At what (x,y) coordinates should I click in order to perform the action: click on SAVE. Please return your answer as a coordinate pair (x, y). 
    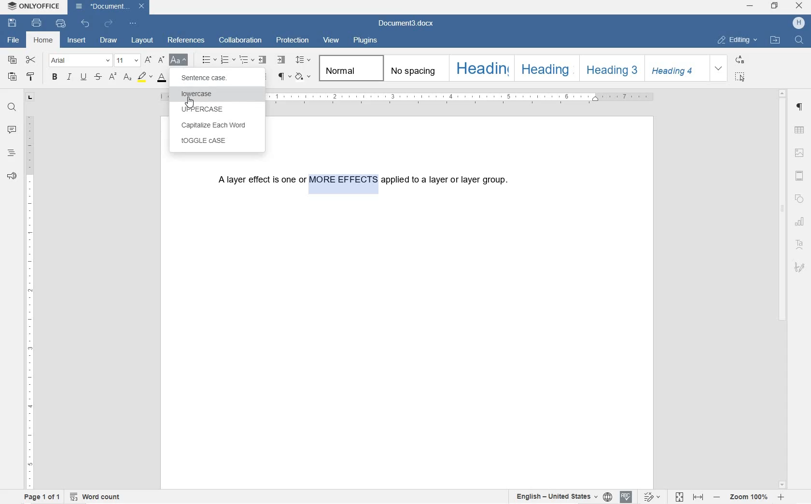
    Looking at the image, I should click on (14, 24).